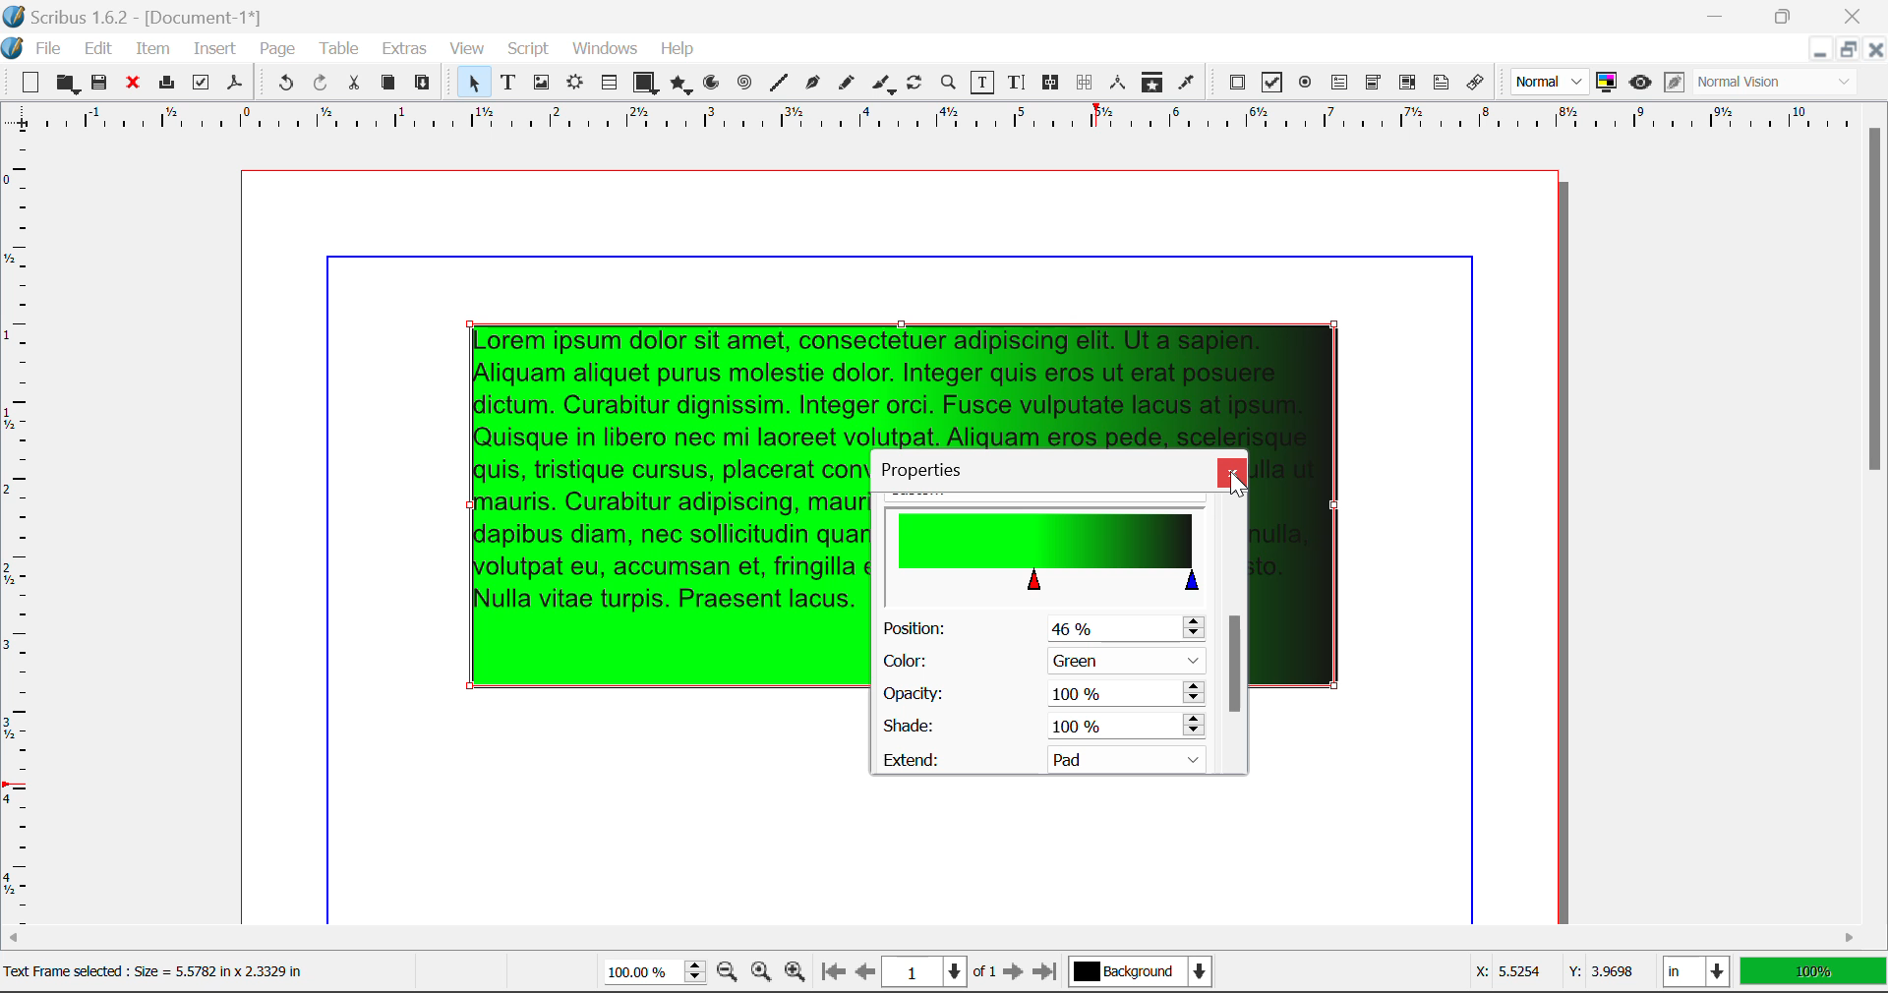 This screenshot has width=1888, height=993. What do you see at coordinates (574, 85) in the screenshot?
I see `Render Frame` at bounding box center [574, 85].